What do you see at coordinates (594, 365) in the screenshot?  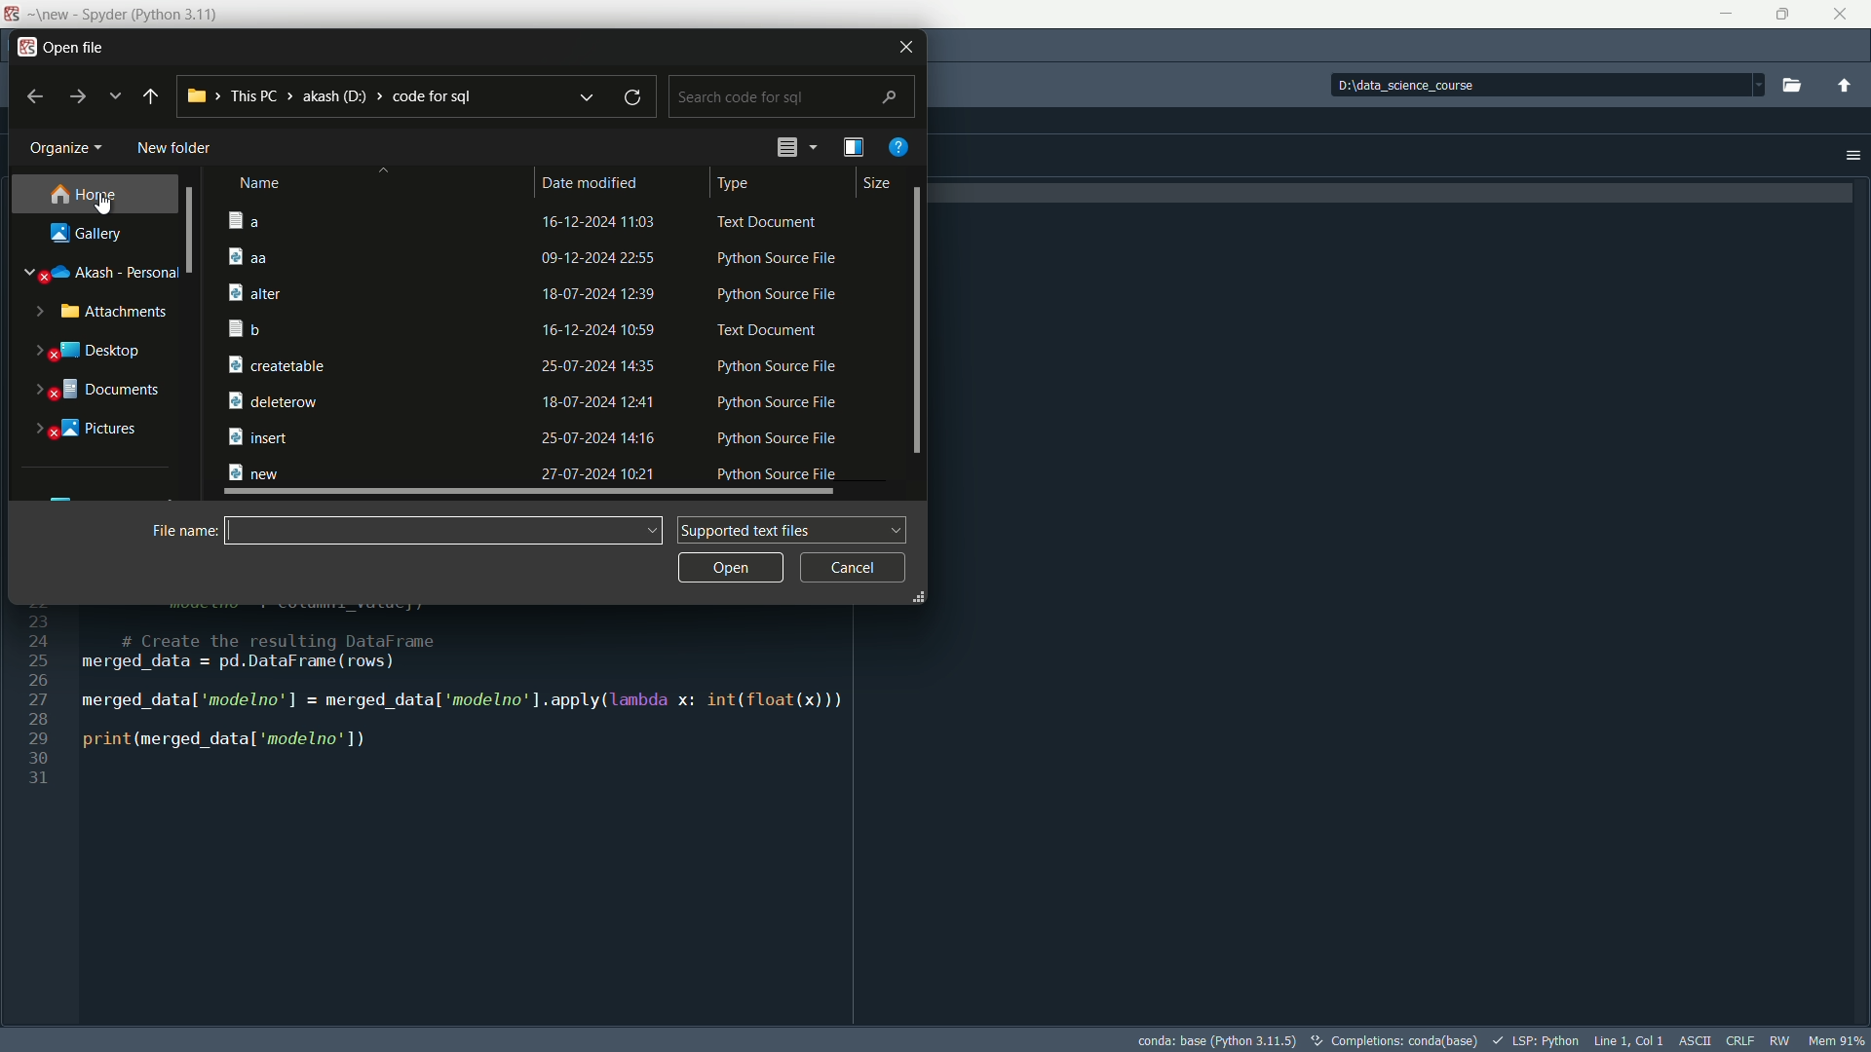 I see `timestamp` at bounding box center [594, 365].